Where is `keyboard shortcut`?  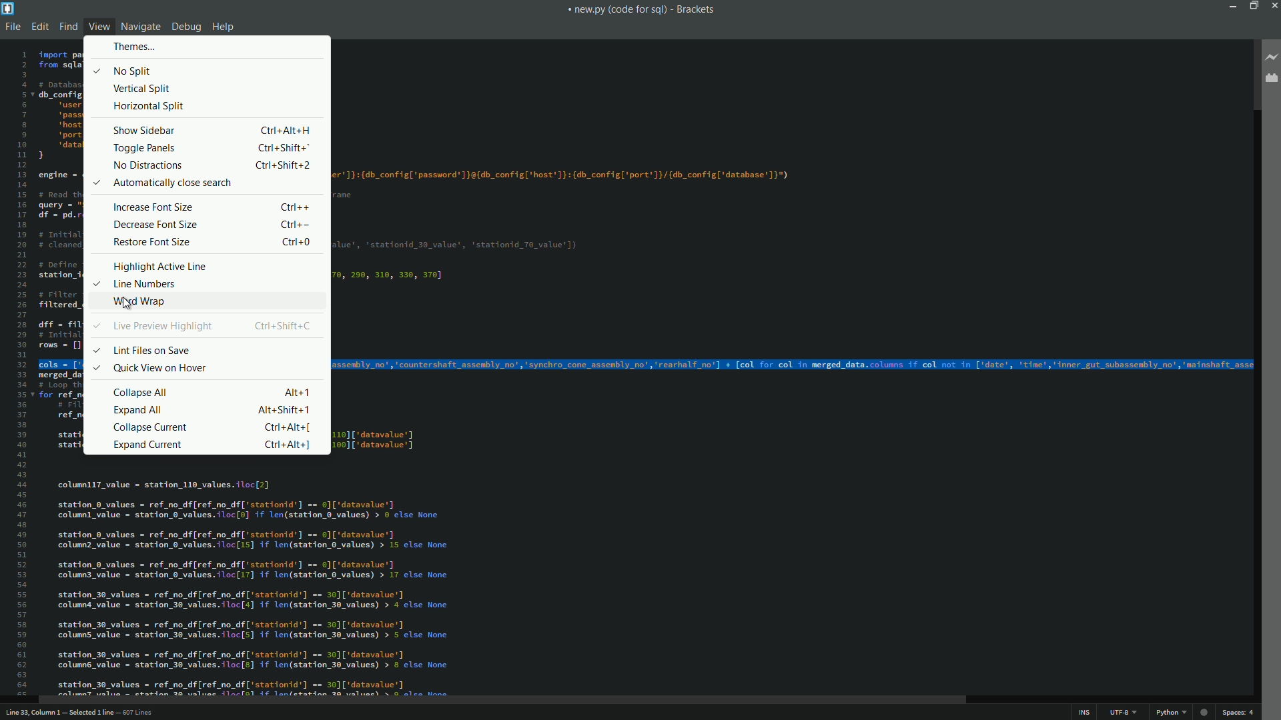 keyboard shortcut is located at coordinates (286, 131).